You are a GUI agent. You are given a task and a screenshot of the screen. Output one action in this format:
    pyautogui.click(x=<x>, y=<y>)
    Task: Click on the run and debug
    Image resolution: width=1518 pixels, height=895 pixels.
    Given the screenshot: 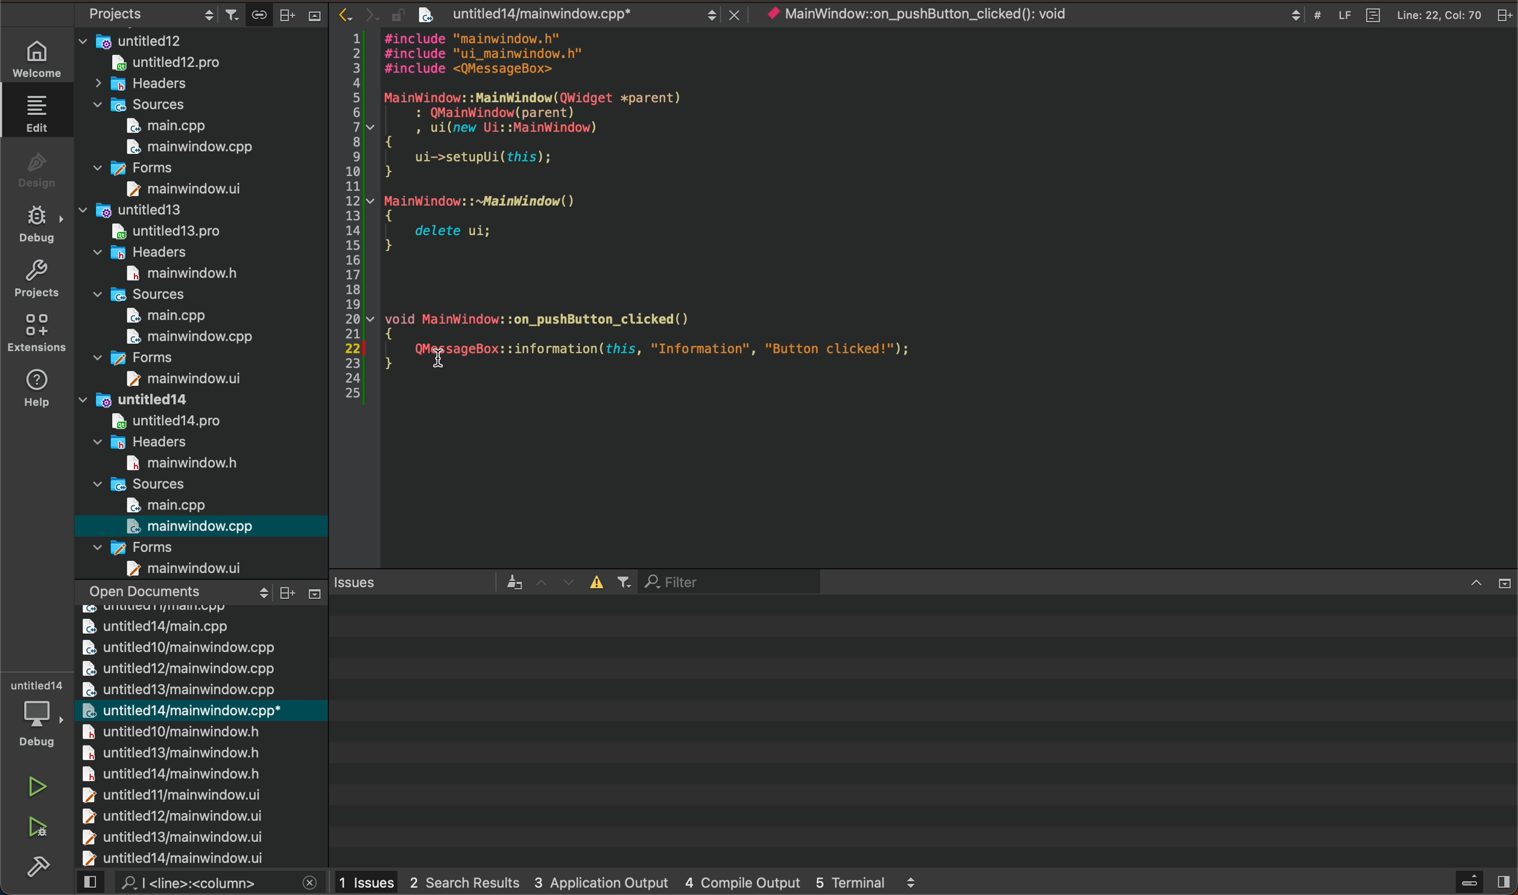 What is the action you would take?
    pyautogui.click(x=39, y=828)
    